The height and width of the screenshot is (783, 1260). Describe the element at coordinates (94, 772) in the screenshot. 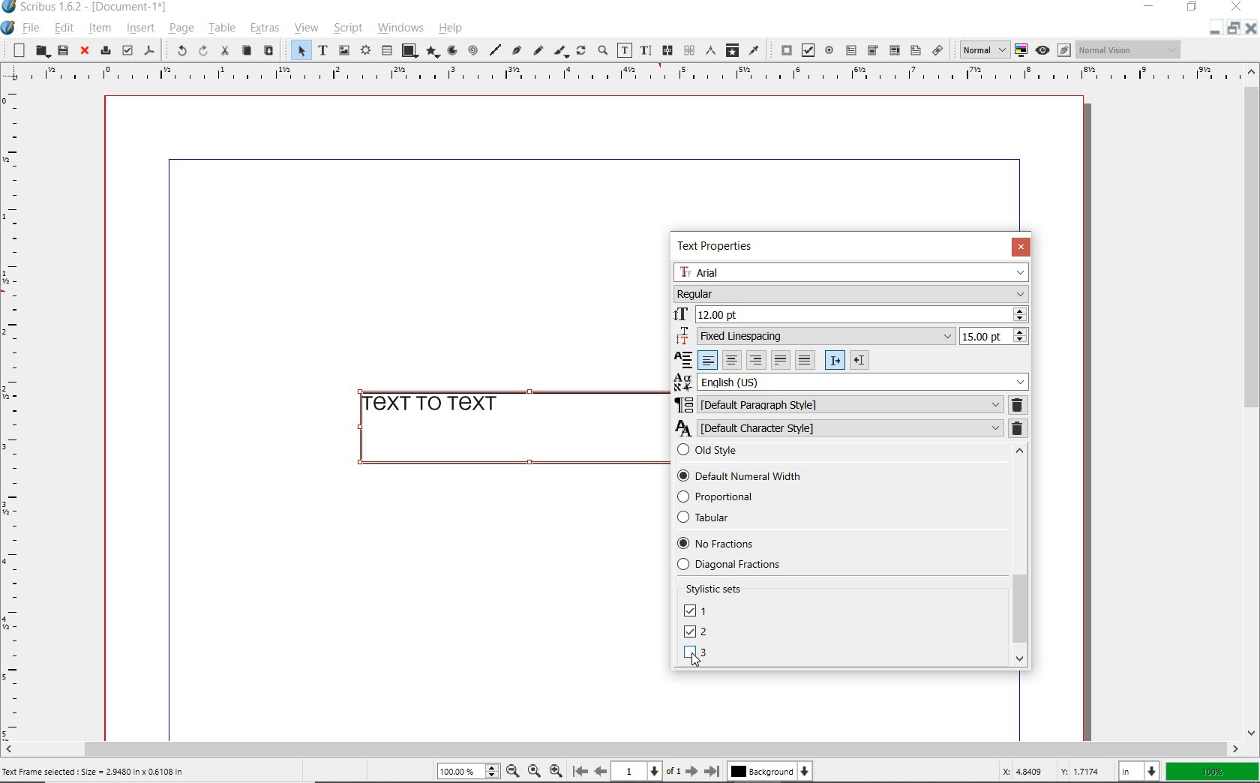

I see `Text Frame selected : Size = 2.9480 in x 0.6108 in` at that location.